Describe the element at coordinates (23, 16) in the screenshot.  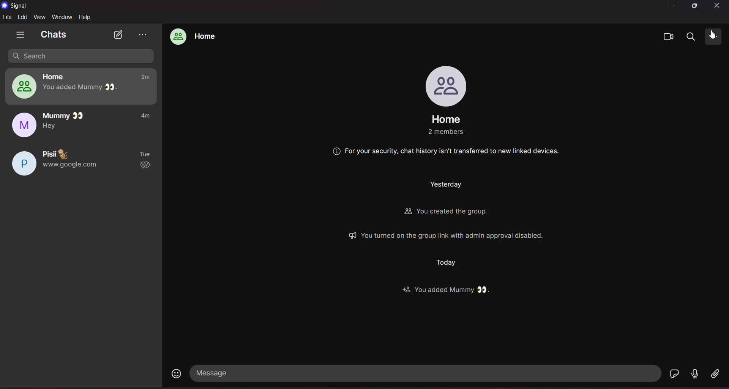
I see `edit` at that location.